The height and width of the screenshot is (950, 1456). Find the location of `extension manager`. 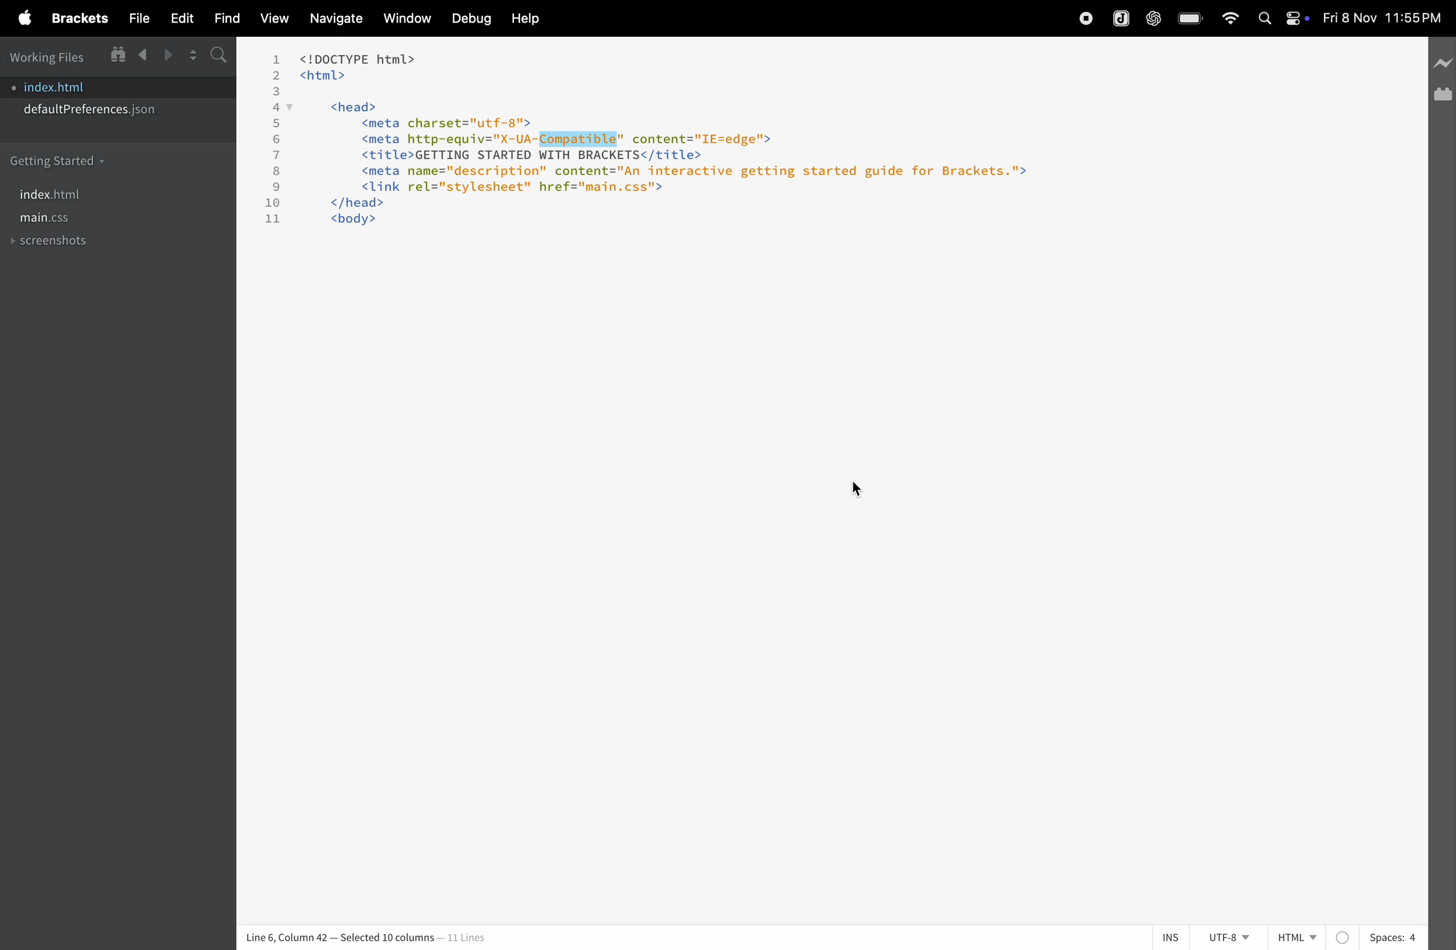

extension manager is located at coordinates (1442, 97).